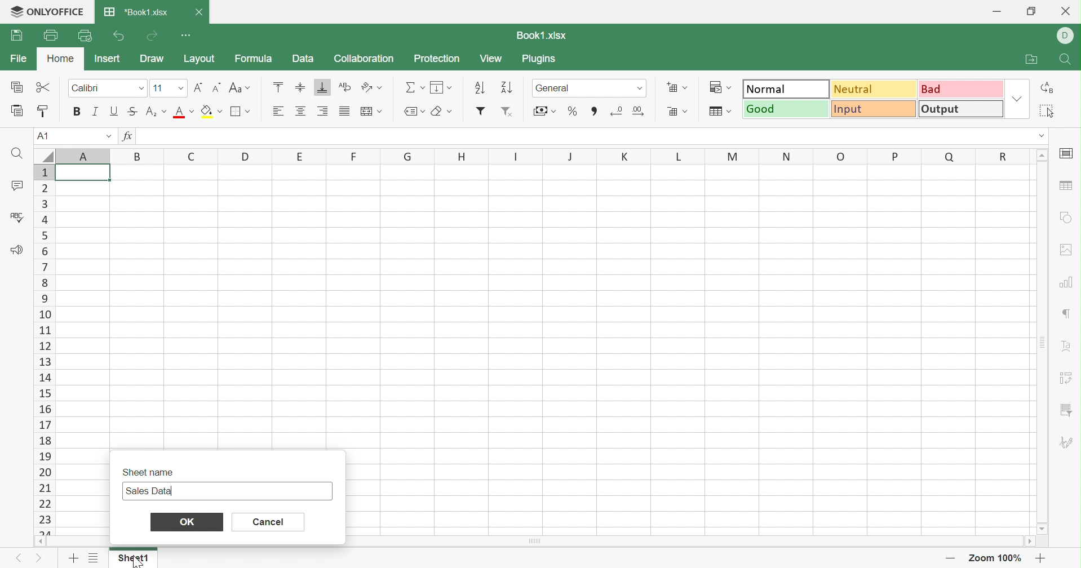 This screenshot has height=568, width=1081. I want to click on Comma style, so click(593, 110).